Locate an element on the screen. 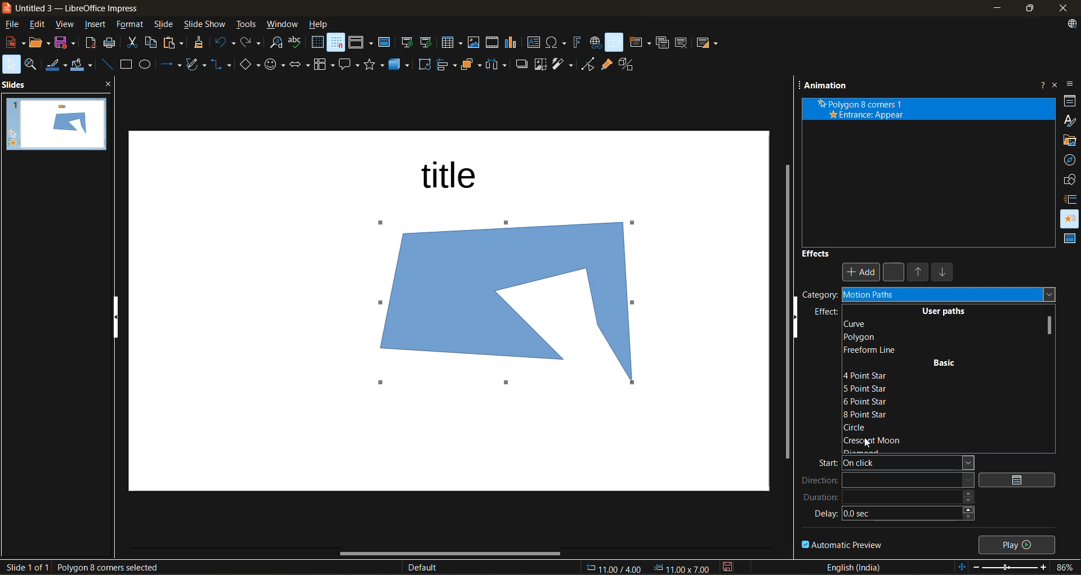  start from first slide is located at coordinates (405, 42).